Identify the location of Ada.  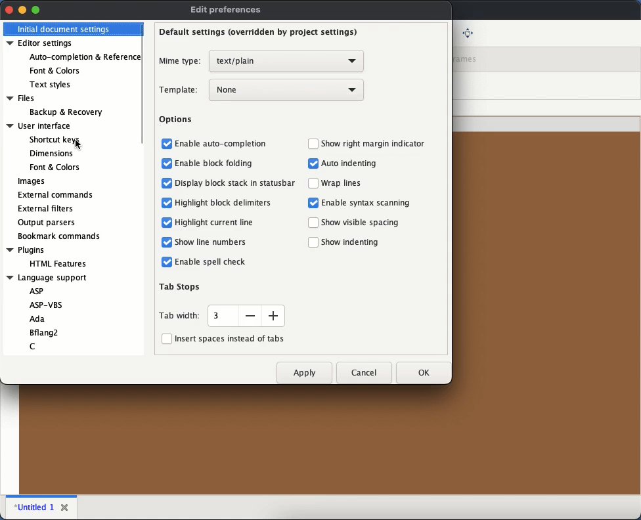
(39, 318).